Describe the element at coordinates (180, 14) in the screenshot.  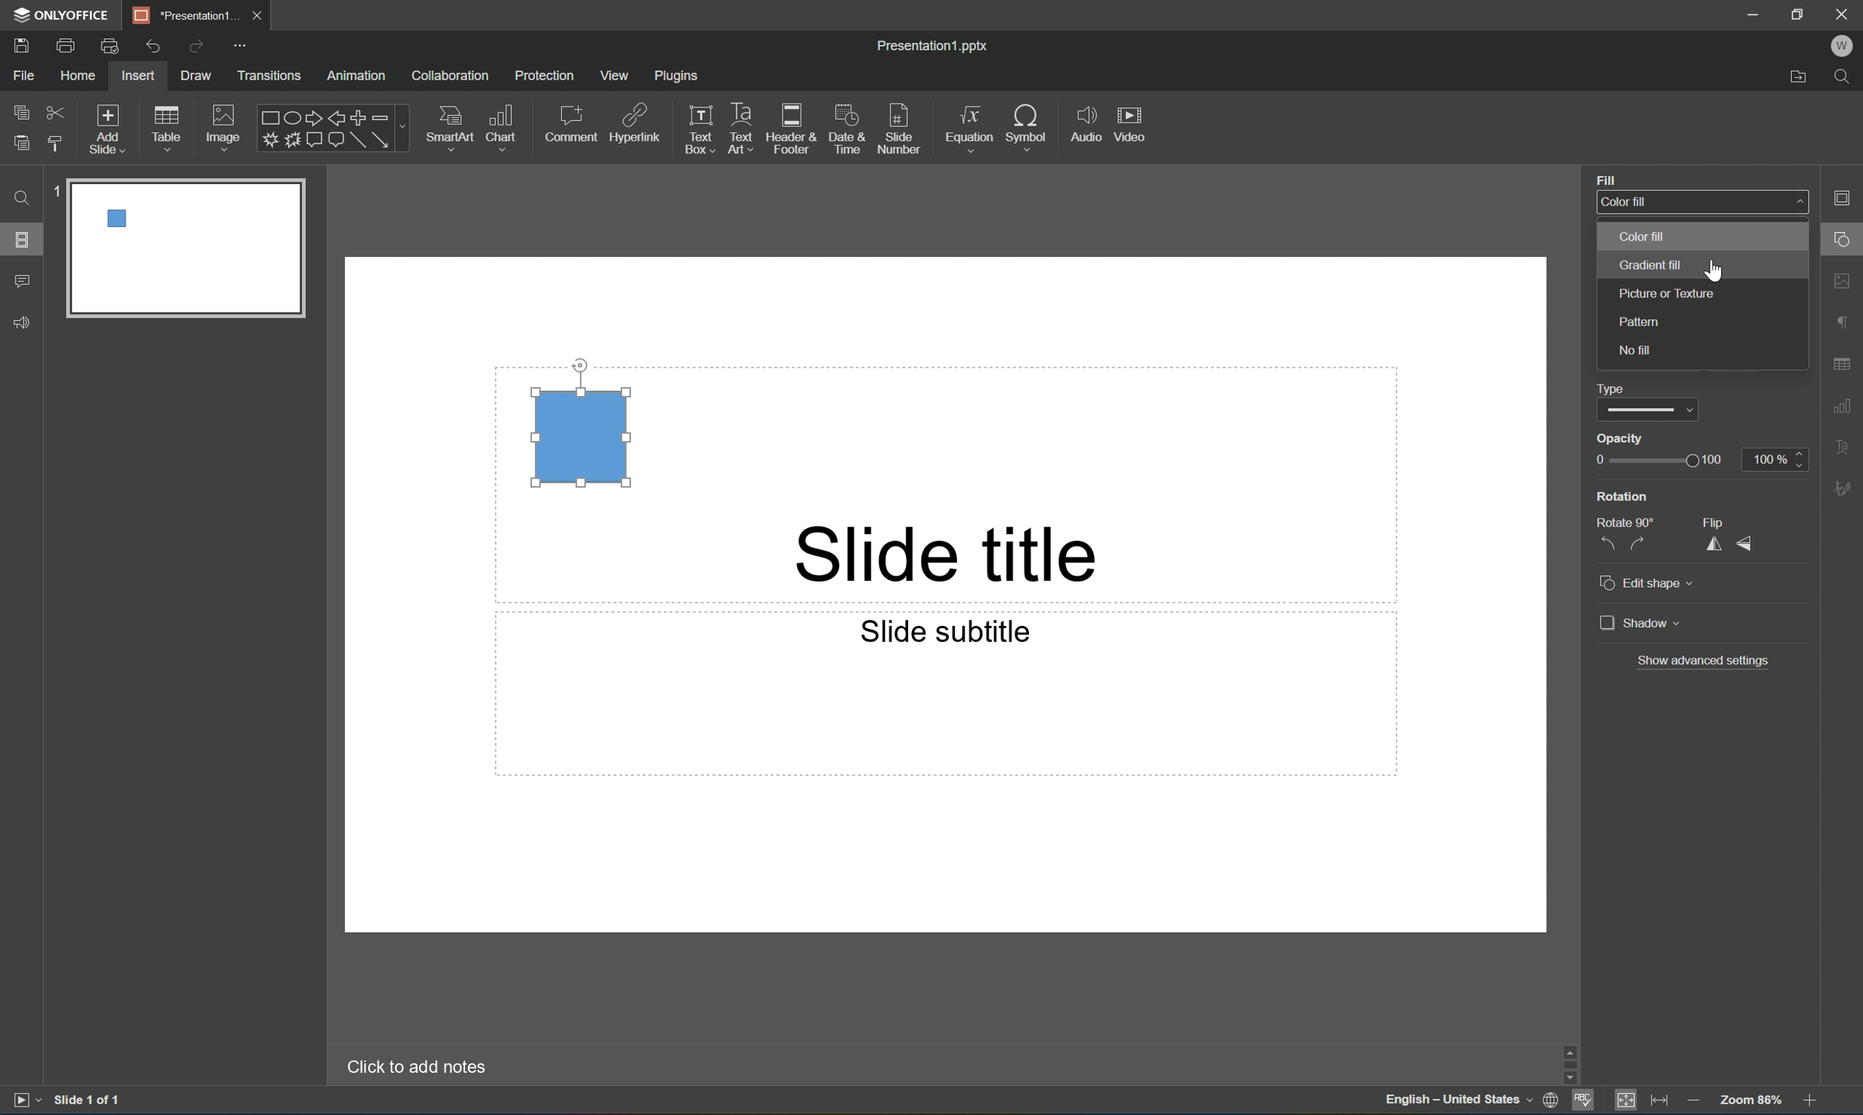
I see `Presentation1...` at that location.